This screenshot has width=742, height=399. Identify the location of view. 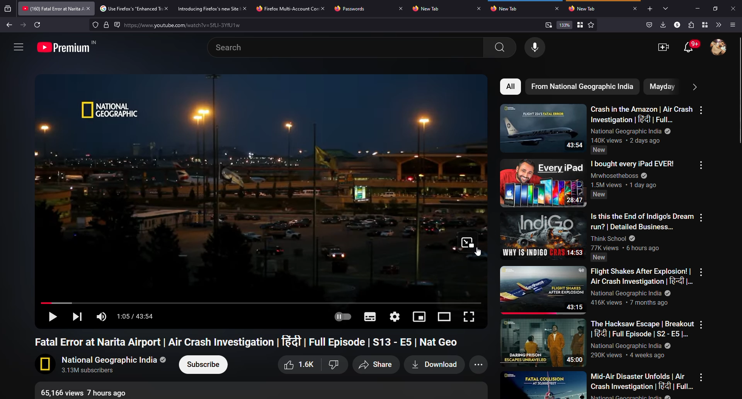
(420, 316).